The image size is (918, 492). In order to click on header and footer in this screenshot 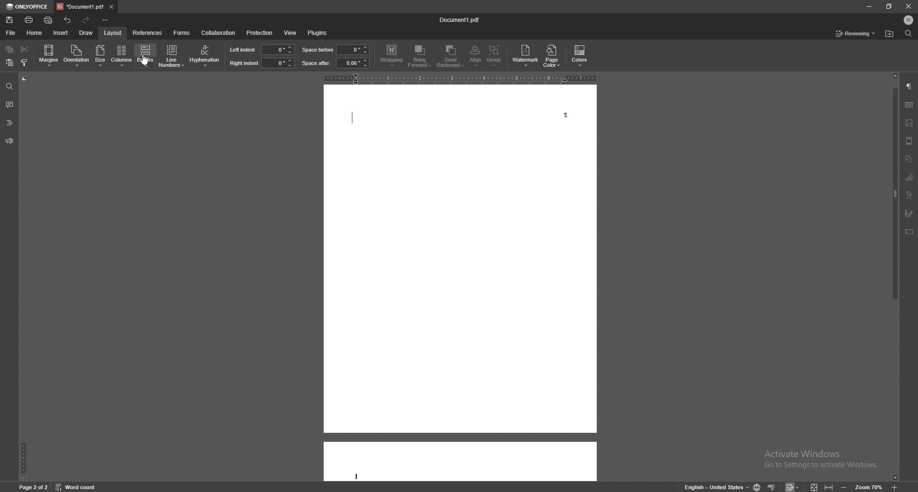, I will do `click(908, 140)`.